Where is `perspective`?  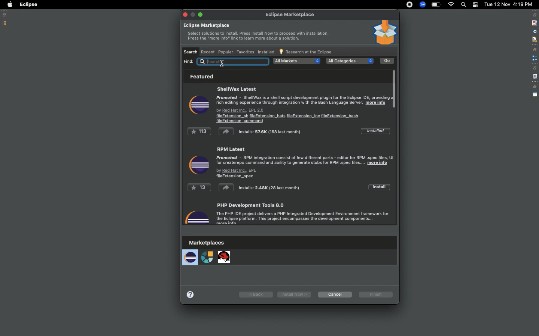
perspective is located at coordinates (535, 95).